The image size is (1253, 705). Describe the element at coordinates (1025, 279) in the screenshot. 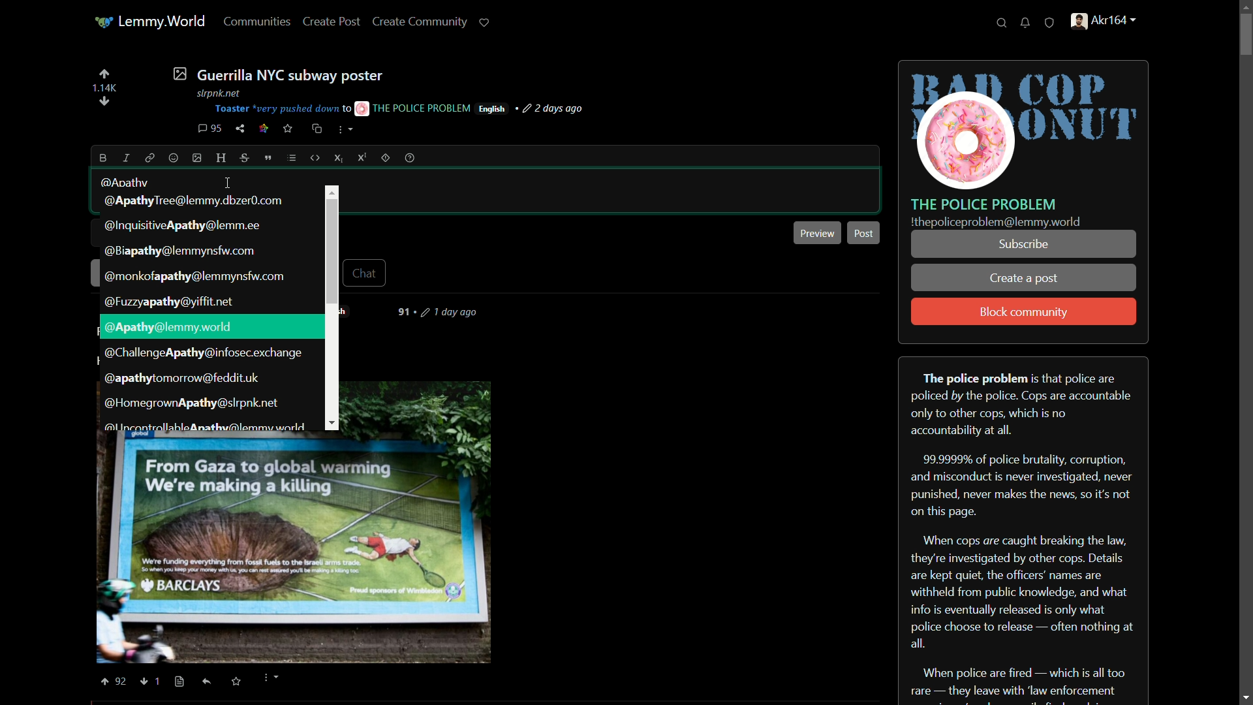

I see `create a post` at that location.